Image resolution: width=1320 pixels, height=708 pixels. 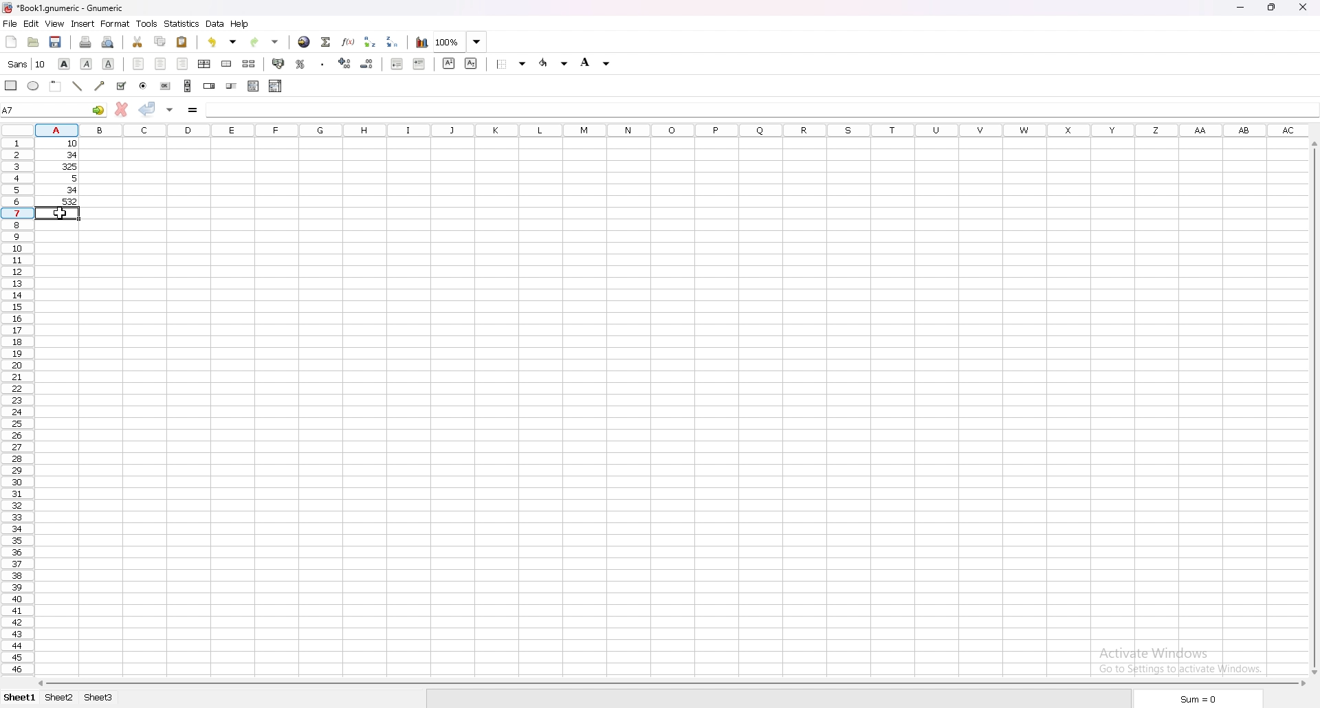 I want to click on tickbox, so click(x=122, y=86).